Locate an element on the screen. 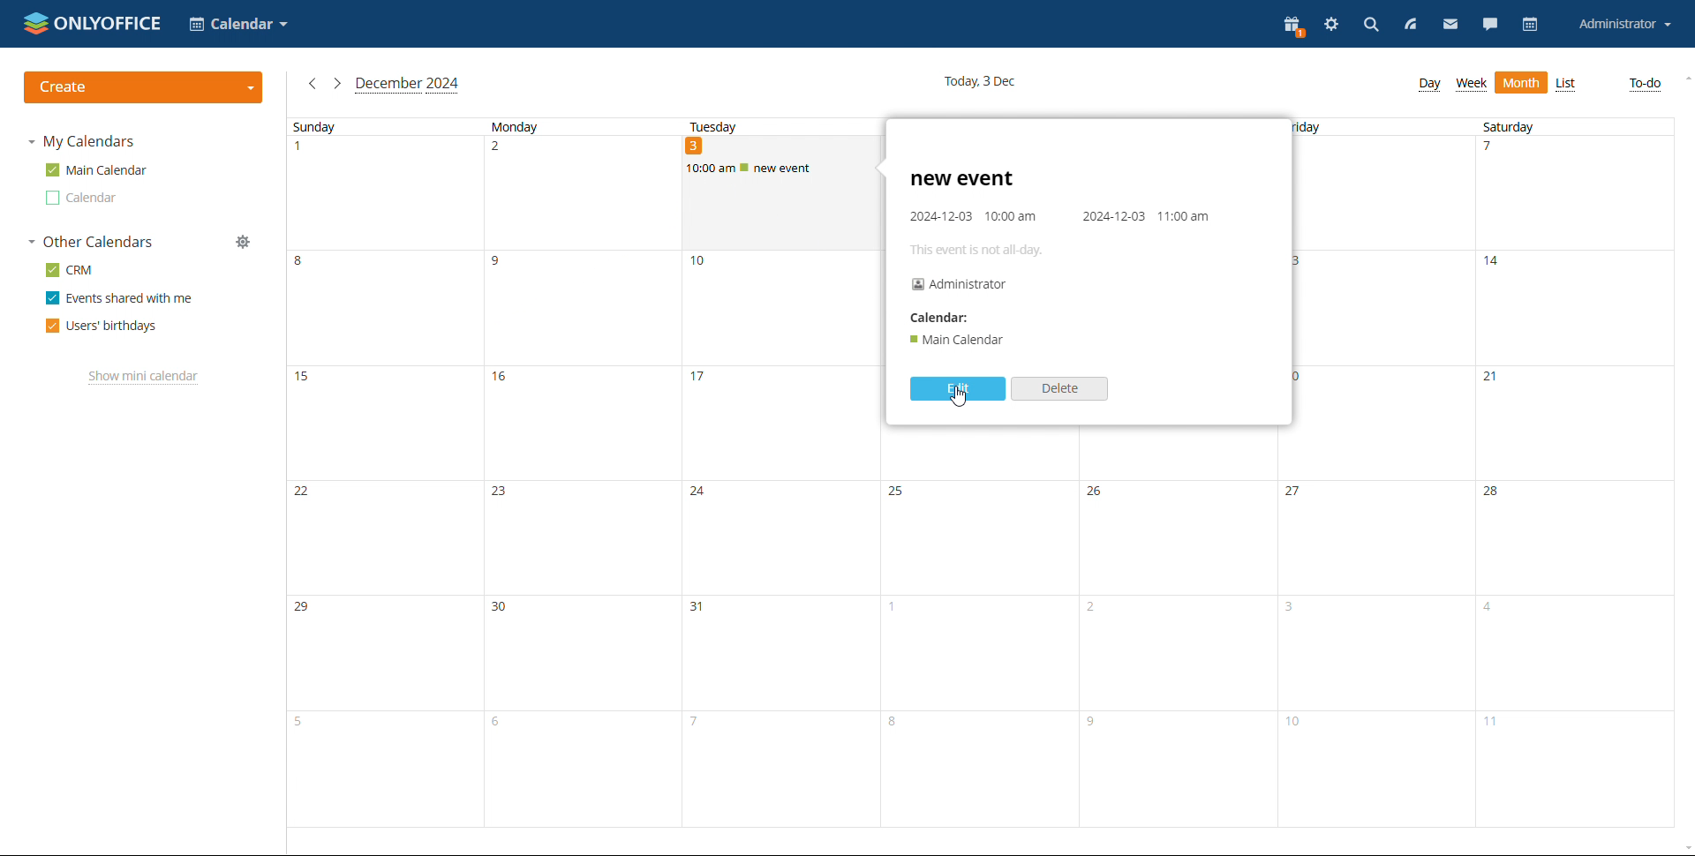 The height and width of the screenshot is (856, 1695). 31 is located at coordinates (776, 654).